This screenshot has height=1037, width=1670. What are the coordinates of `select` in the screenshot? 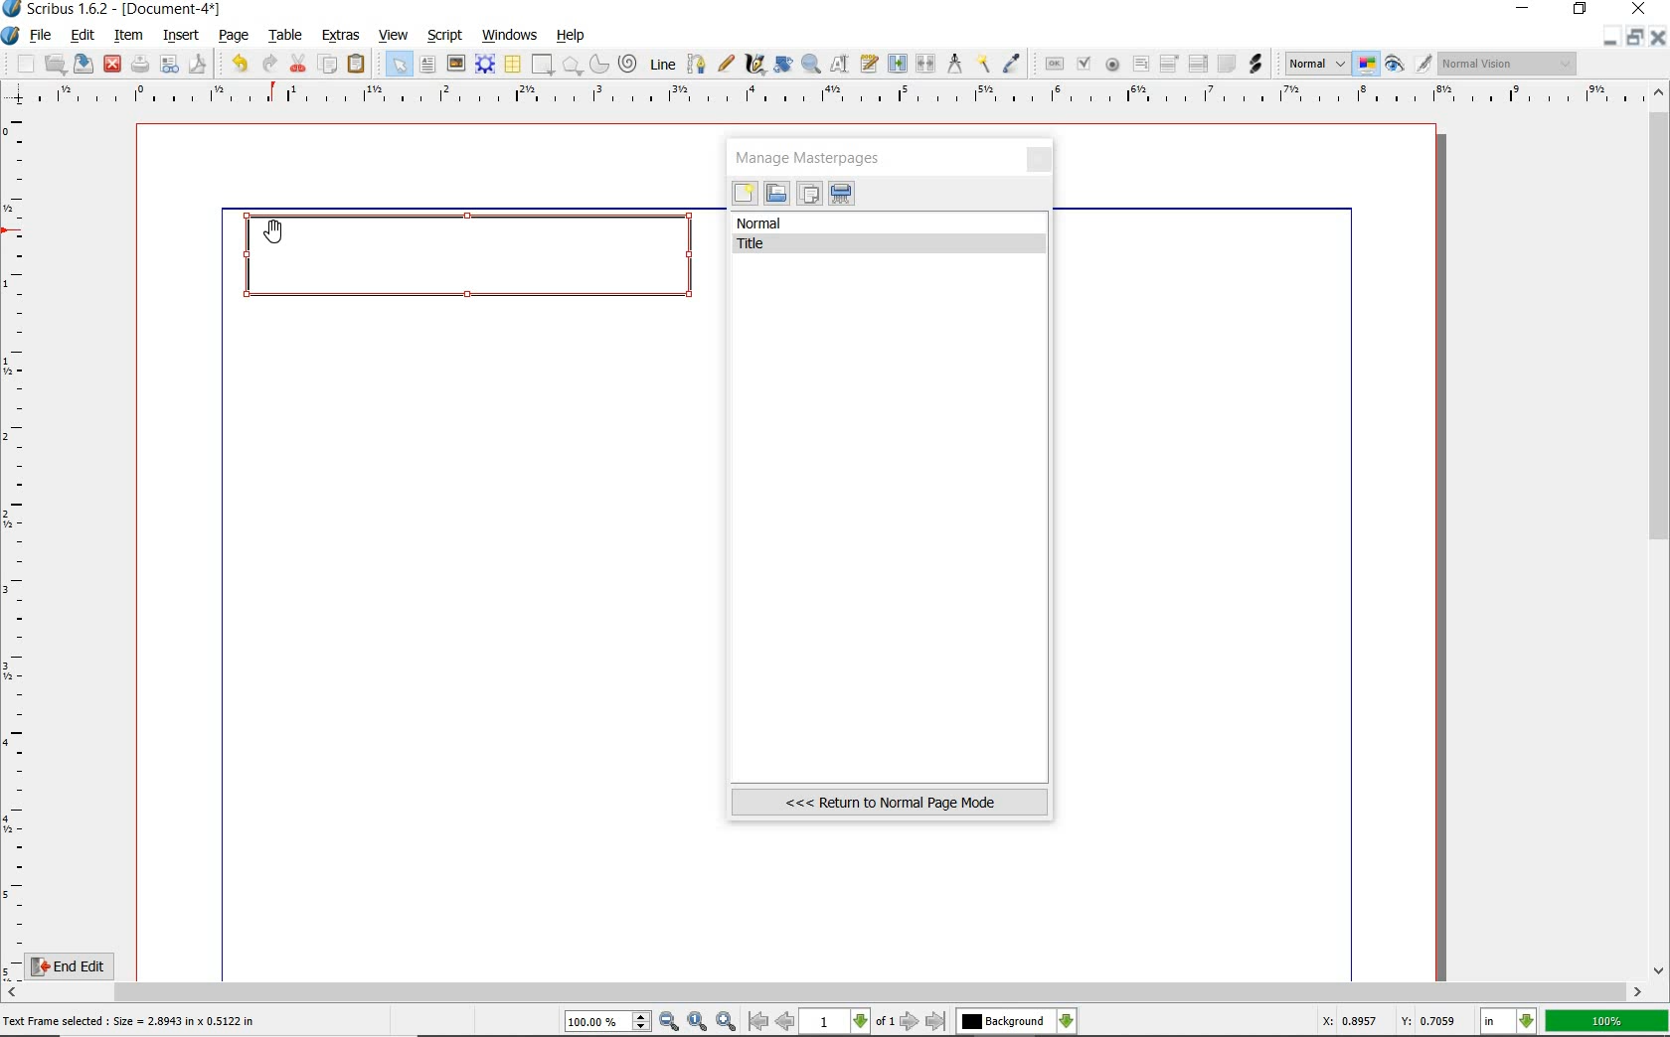 It's located at (395, 64).